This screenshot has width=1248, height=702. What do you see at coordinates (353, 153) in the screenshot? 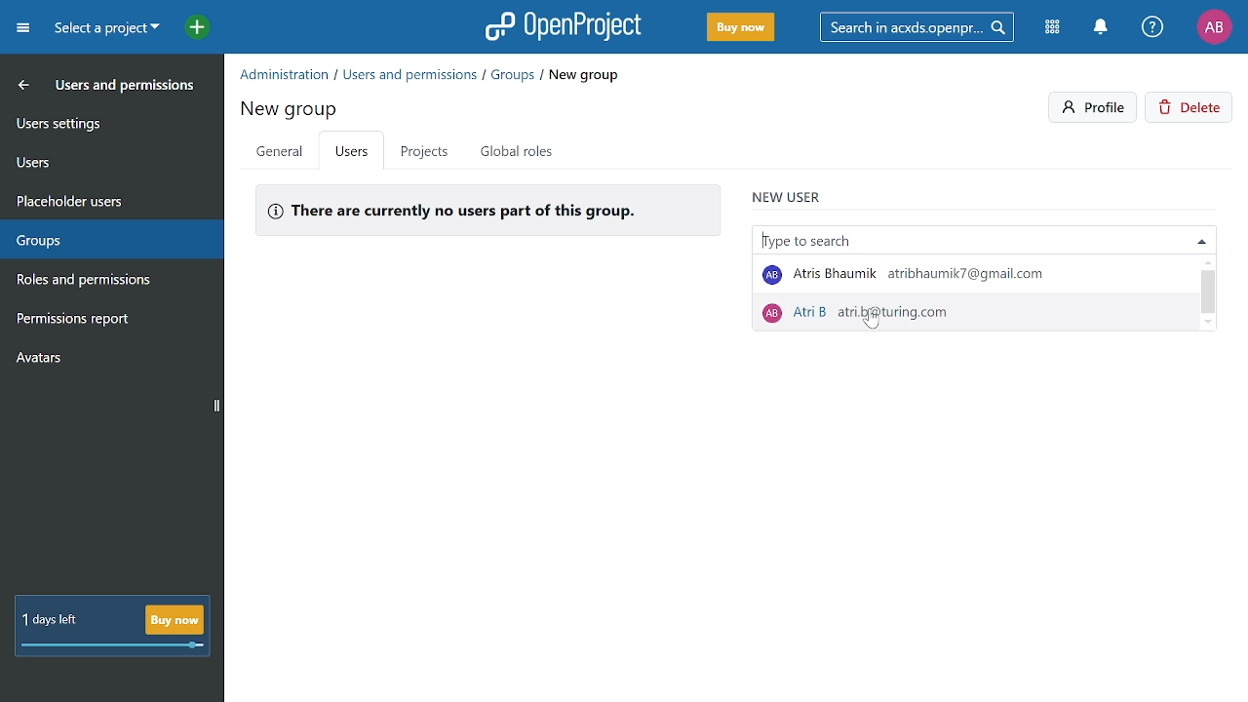
I see `Users` at bounding box center [353, 153].